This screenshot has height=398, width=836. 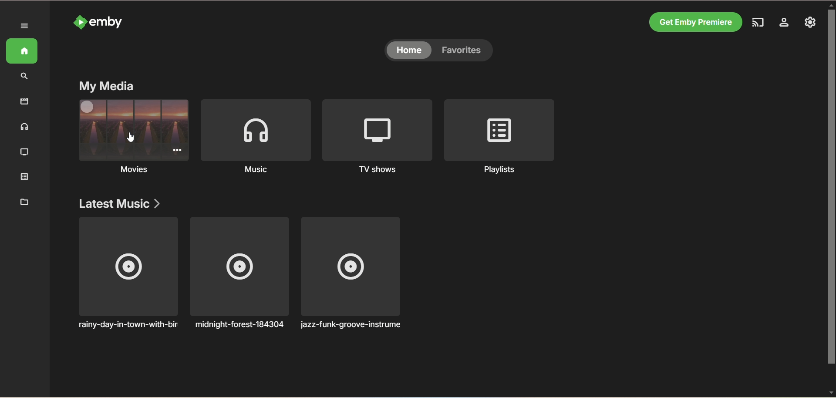 What do you see at coordinates (131, 170) in the screenshot?
I see `movies` at bounding box center [131, 170].